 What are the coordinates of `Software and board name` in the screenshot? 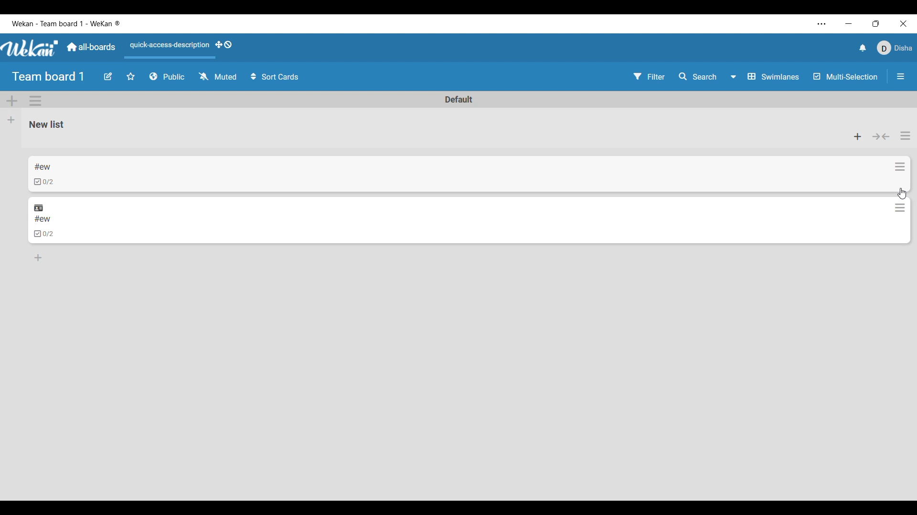 It's located at (66, 23).